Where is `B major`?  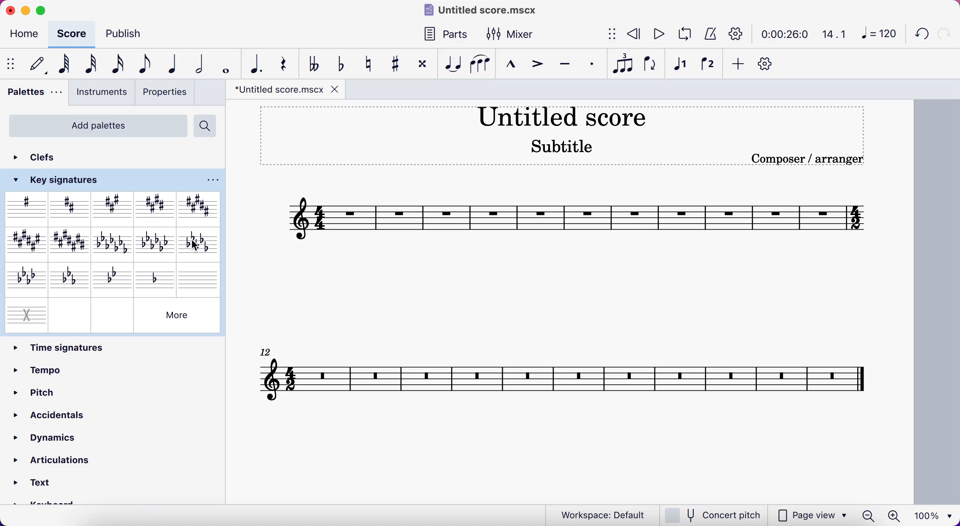 B major is located at coordinates (196, 205).